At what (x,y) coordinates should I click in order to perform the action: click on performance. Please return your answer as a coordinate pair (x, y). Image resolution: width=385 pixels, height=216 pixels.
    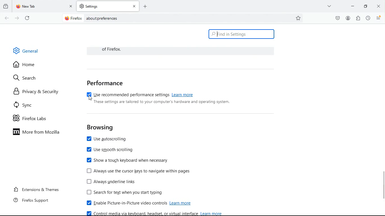
    Looking at the image, I should click on (105, 83).